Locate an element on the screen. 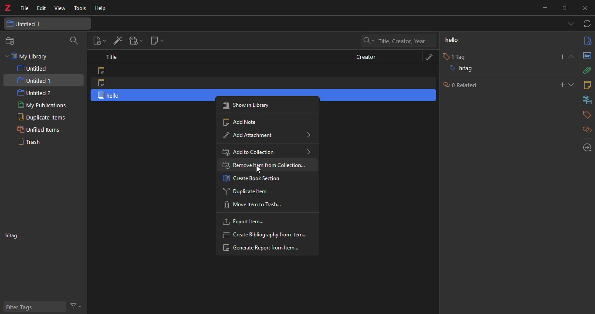  add attachment is located at coordinates (266, 135).